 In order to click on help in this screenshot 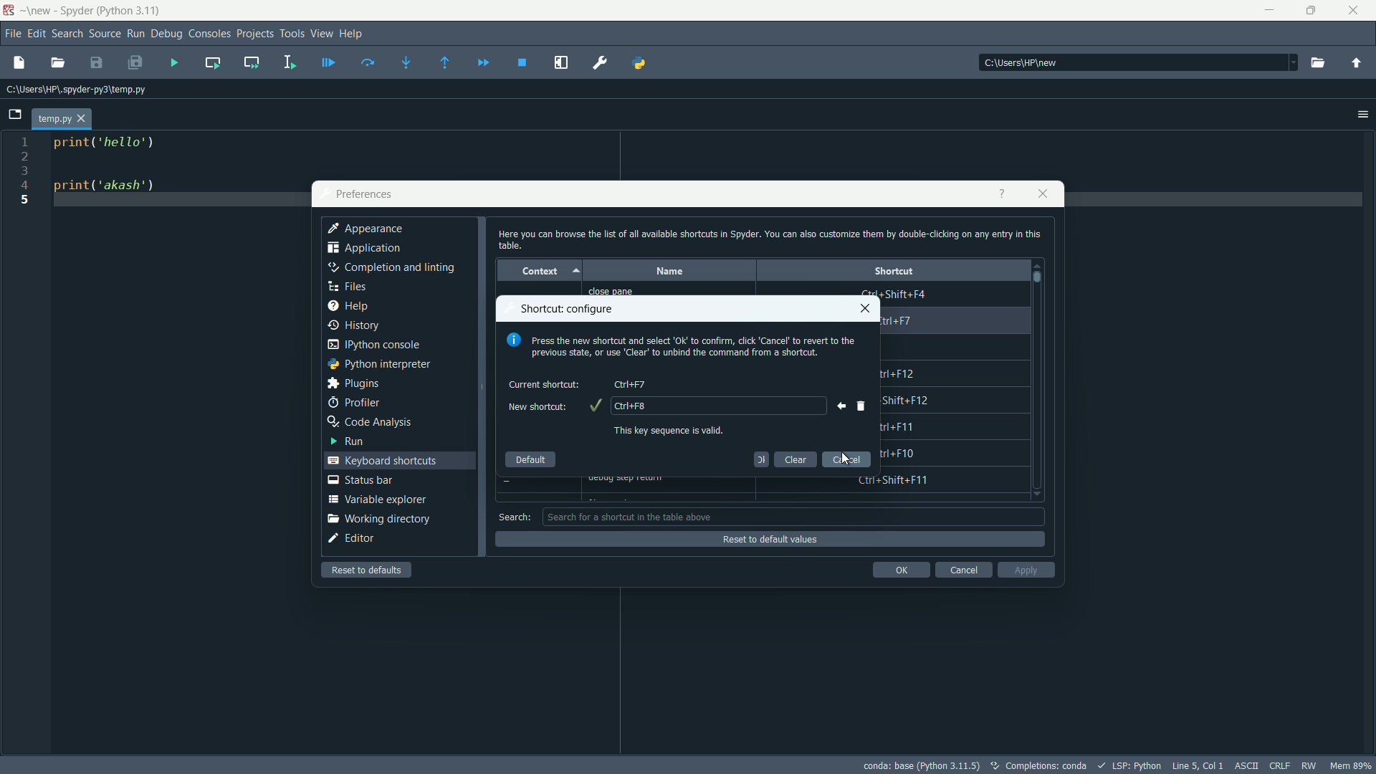, I will do `click(347, 307)`.